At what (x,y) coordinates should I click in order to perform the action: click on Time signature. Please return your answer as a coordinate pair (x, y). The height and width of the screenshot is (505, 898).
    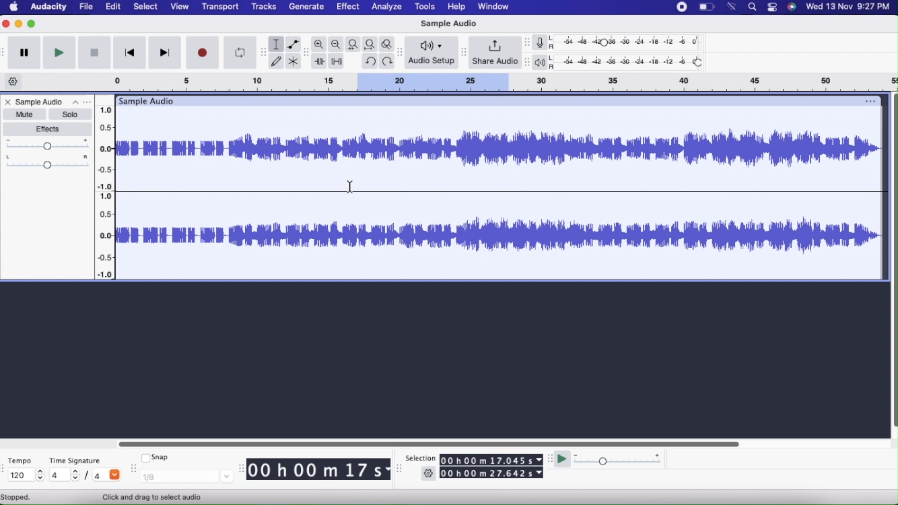
    Looking at the image, I should click on (79, 458).